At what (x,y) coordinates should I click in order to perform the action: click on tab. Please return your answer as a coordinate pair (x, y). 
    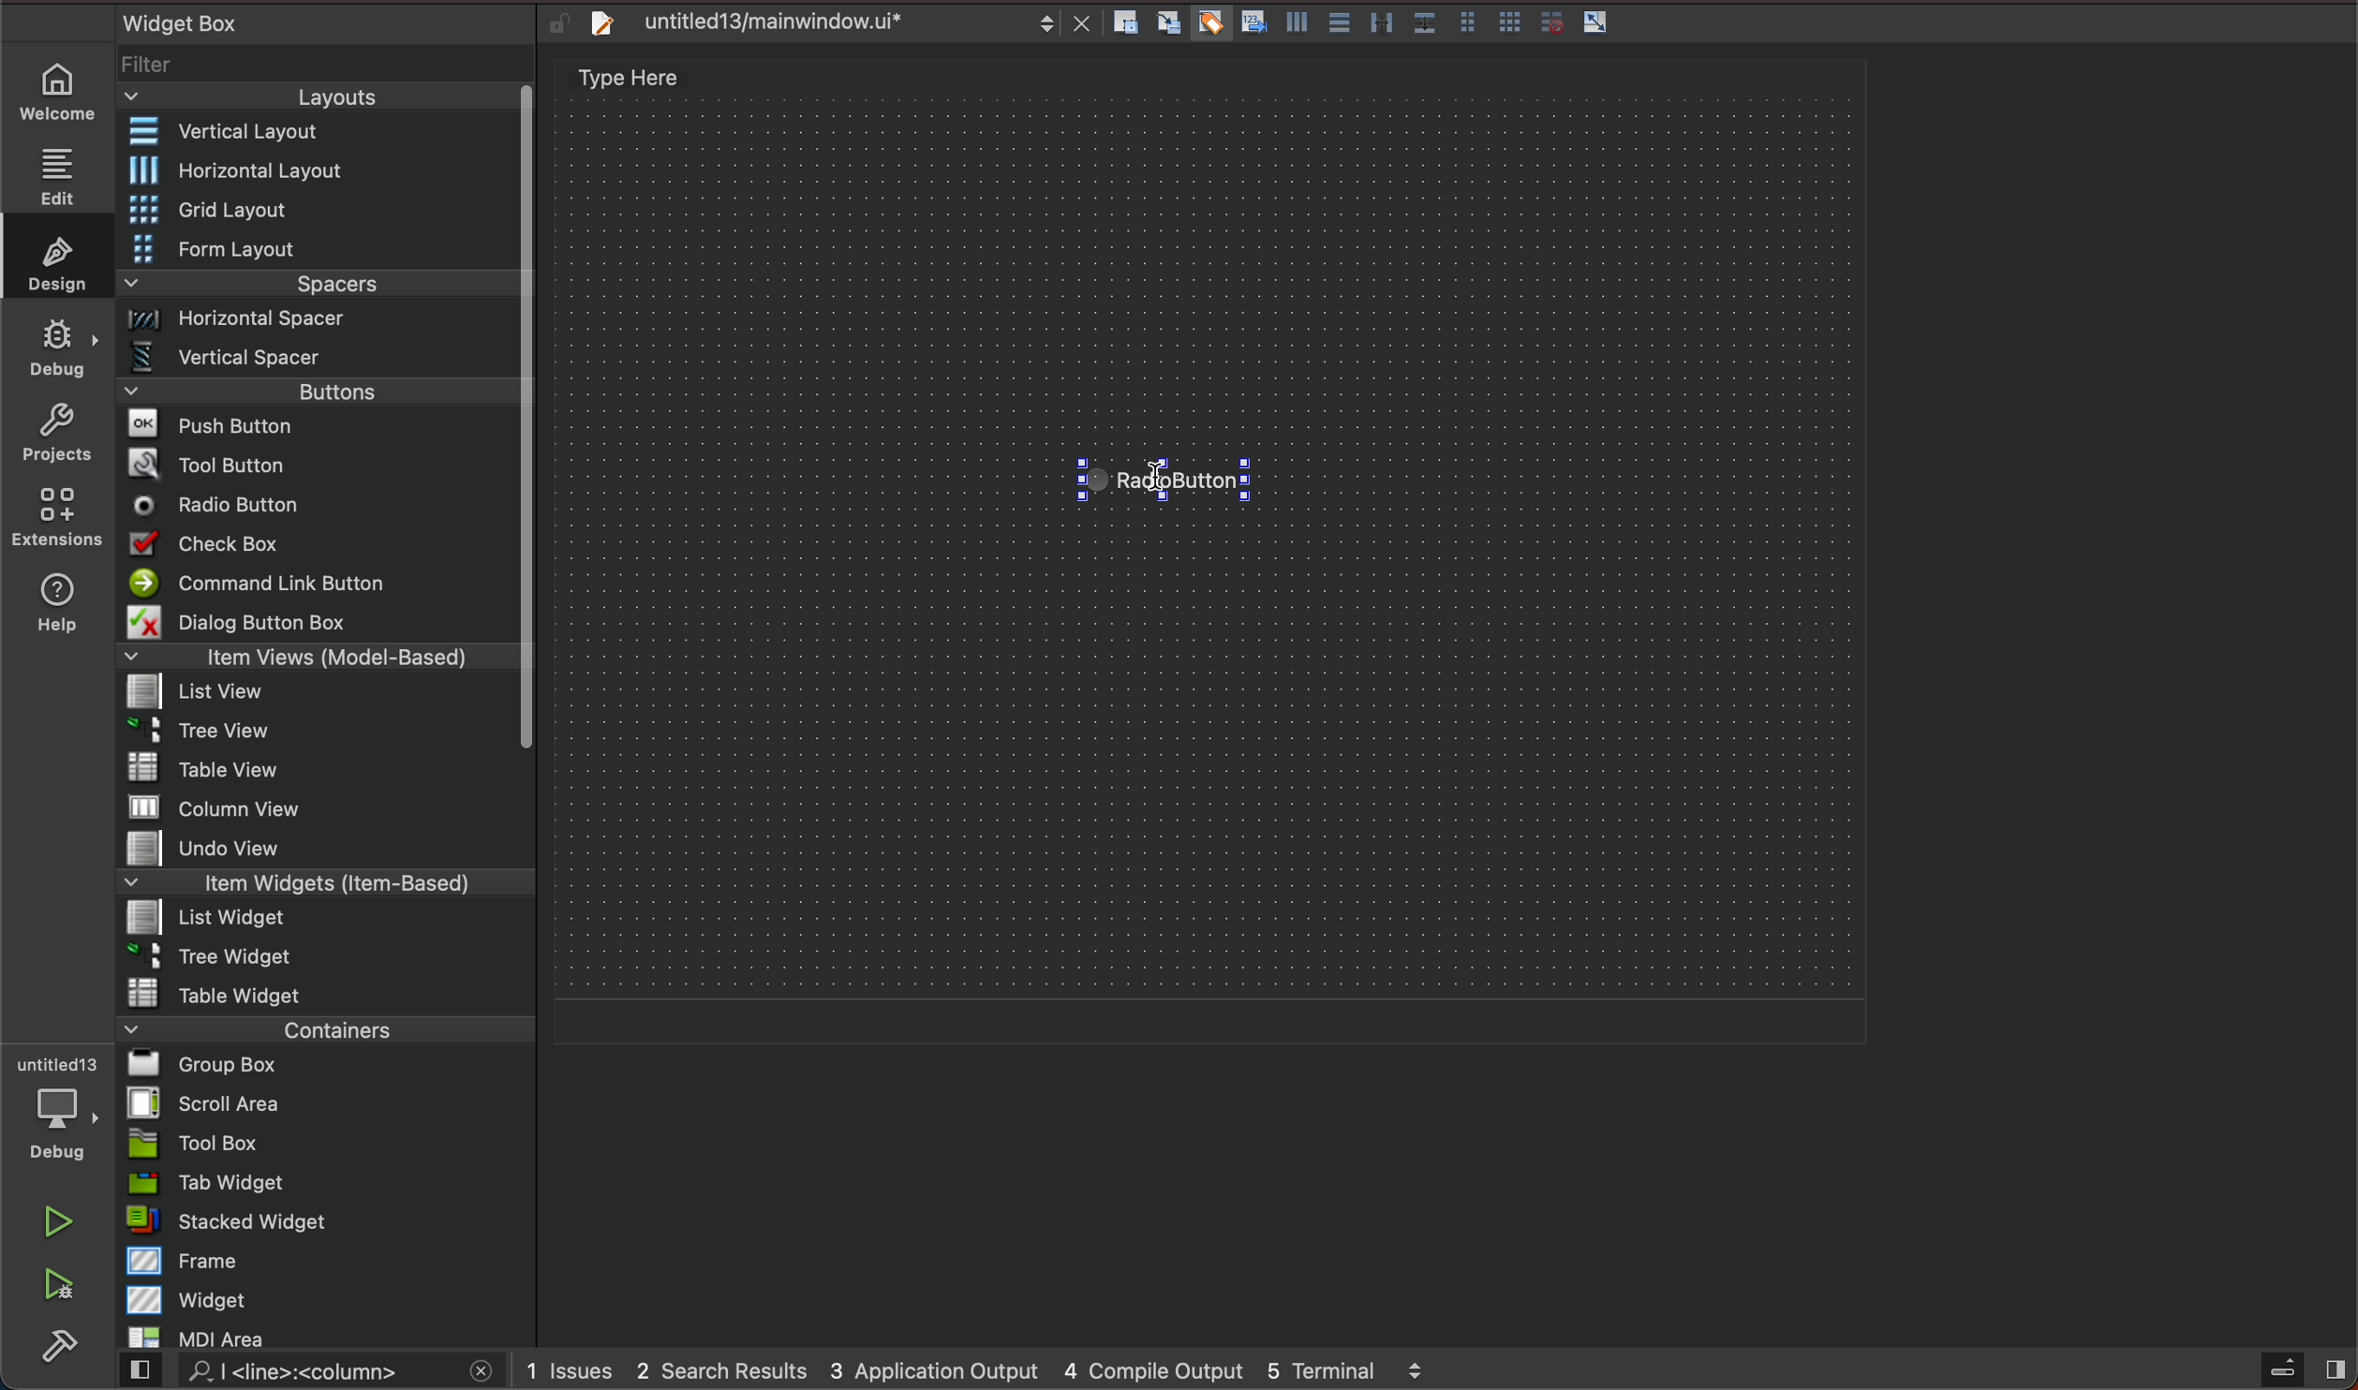
    Looking at the image, I should click on (329, 1182).